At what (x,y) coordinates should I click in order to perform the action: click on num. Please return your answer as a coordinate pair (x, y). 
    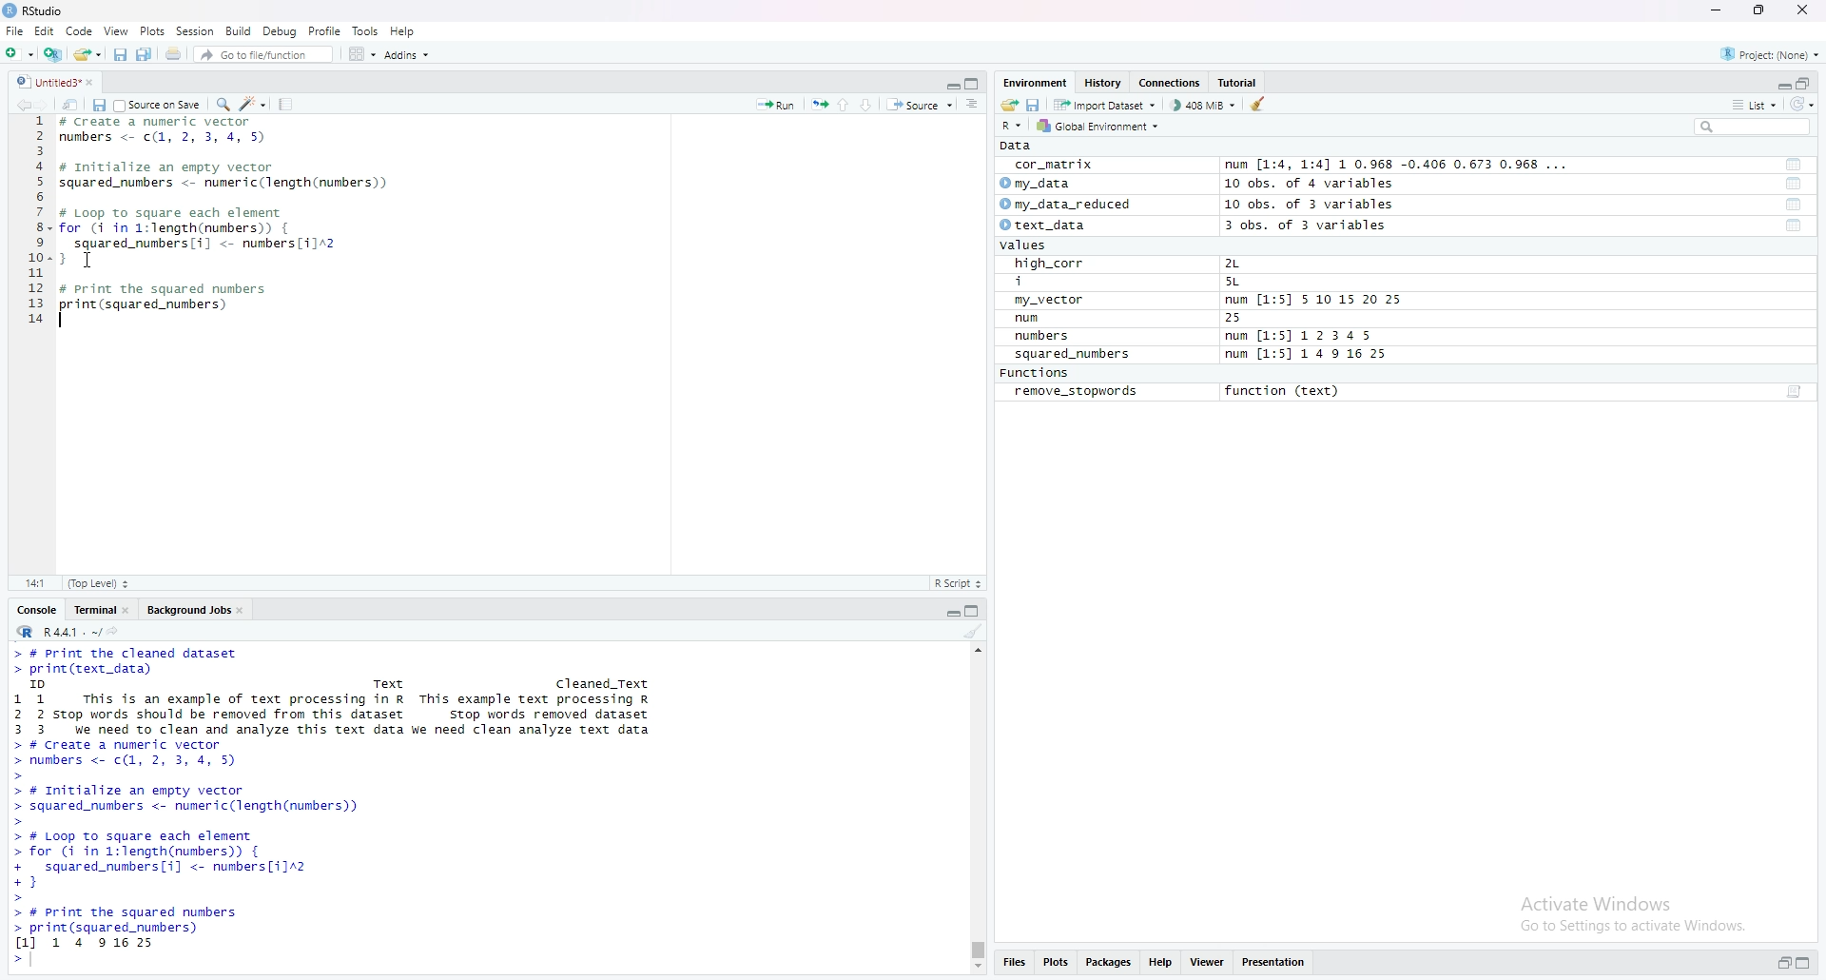
    Looking at the image, I should click on (1048, 319).